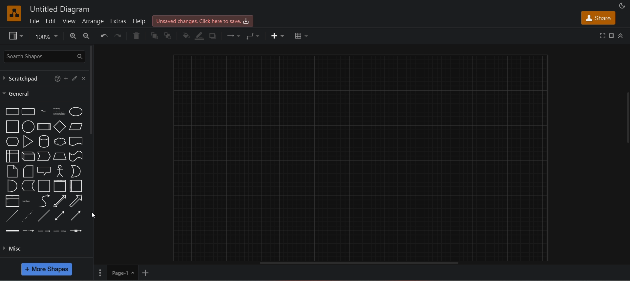 The image size is (630, 281). I want to click on cube, so click(29, 155).